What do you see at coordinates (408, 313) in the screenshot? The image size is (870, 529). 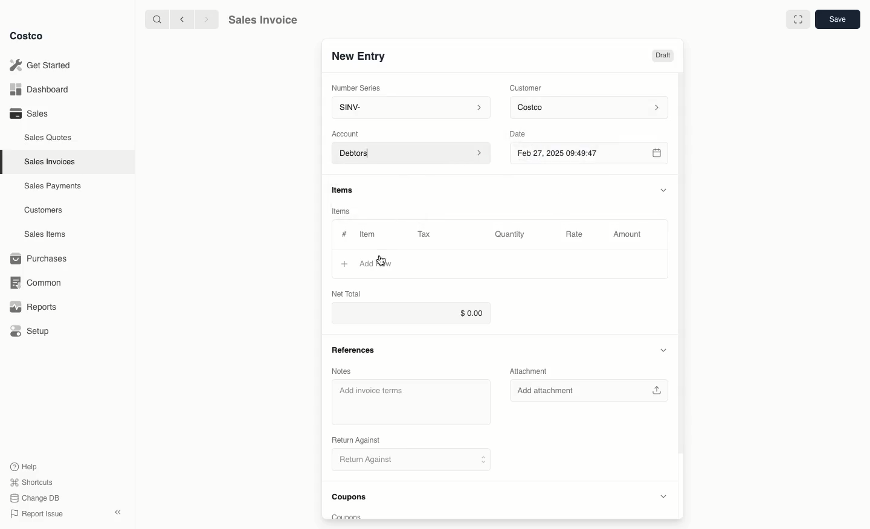 I see `$0.00` at bounding box center [408, 313].